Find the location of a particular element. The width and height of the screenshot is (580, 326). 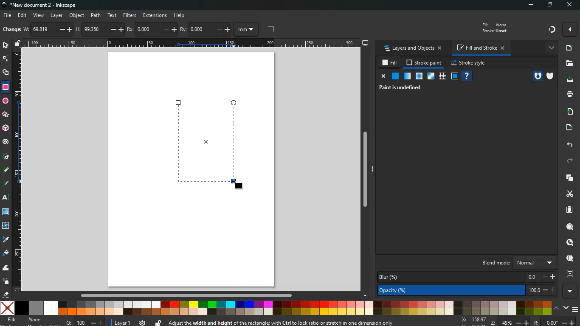

paint is modified is located at coordinates (401, 88).